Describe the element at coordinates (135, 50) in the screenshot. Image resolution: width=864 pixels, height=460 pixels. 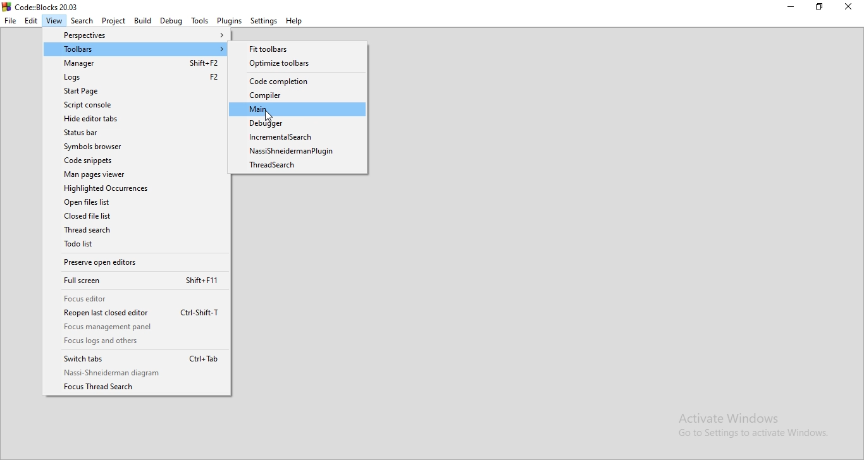
I see `Toolbars` at that location.